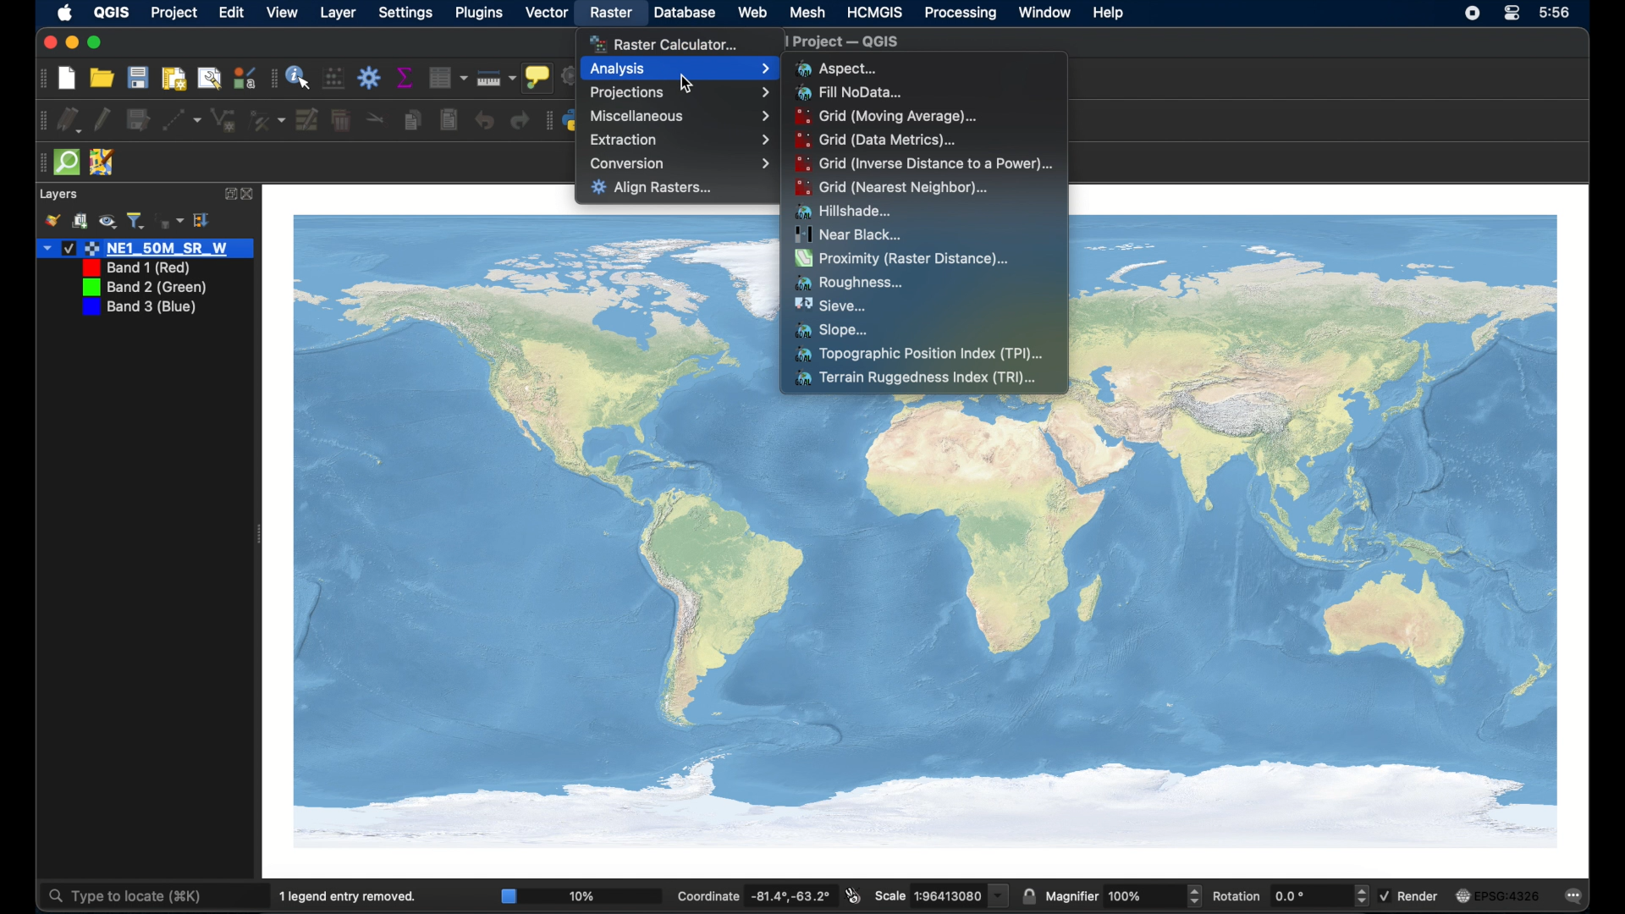  I want to click on vertex tool, so click(267, 120).